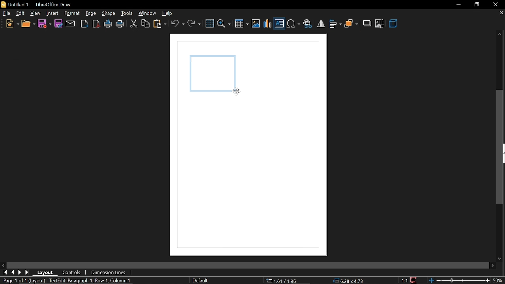 The width and height of the screenshot is (505, 284). What do you see at coordinates (58, 24) in the screenshot?
I see `save as` at bounding box center [58, 24].